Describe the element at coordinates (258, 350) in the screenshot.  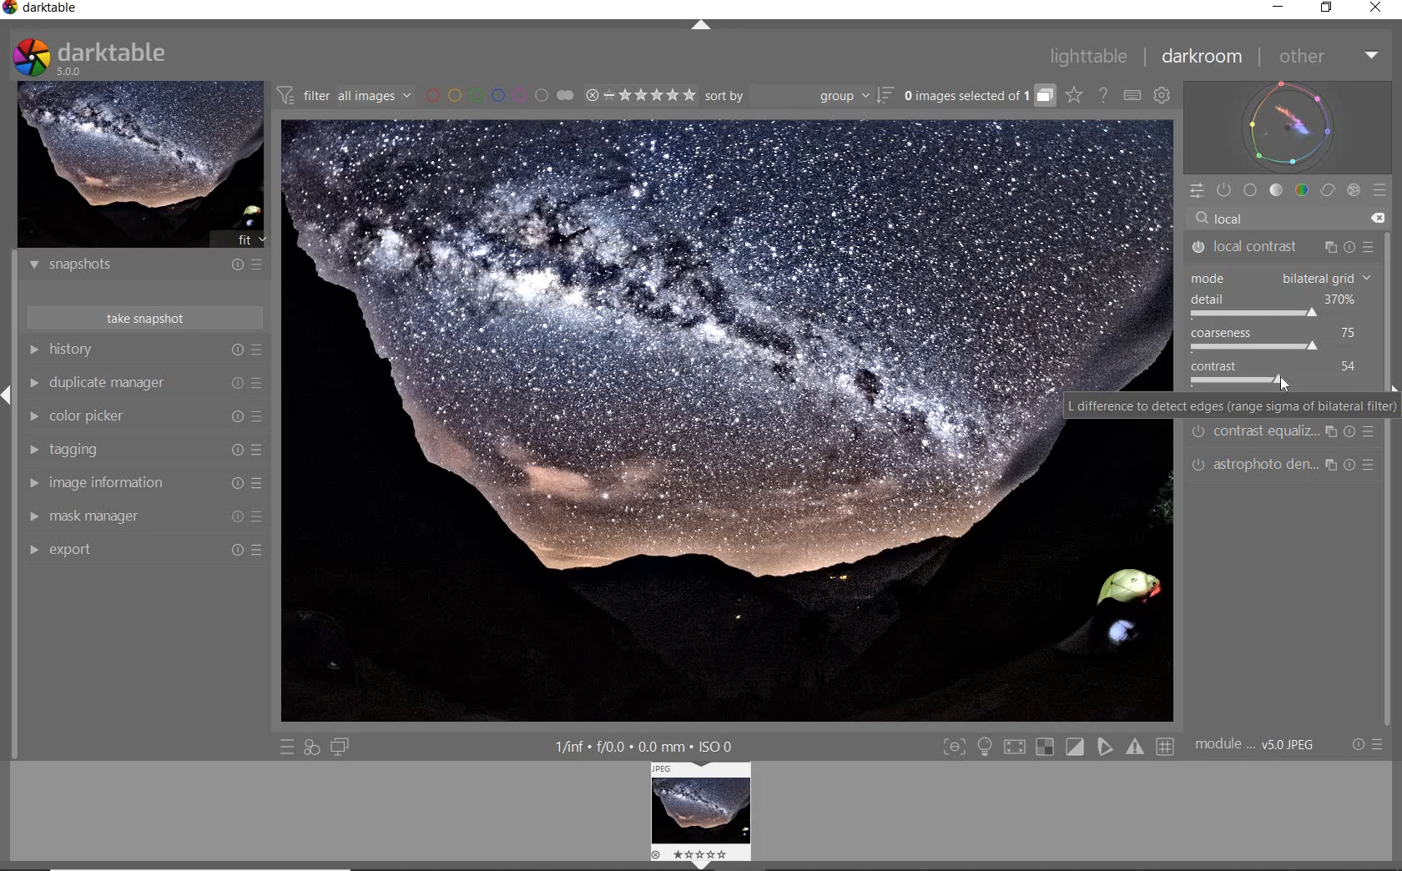
I see `presets and preferences` at that location.